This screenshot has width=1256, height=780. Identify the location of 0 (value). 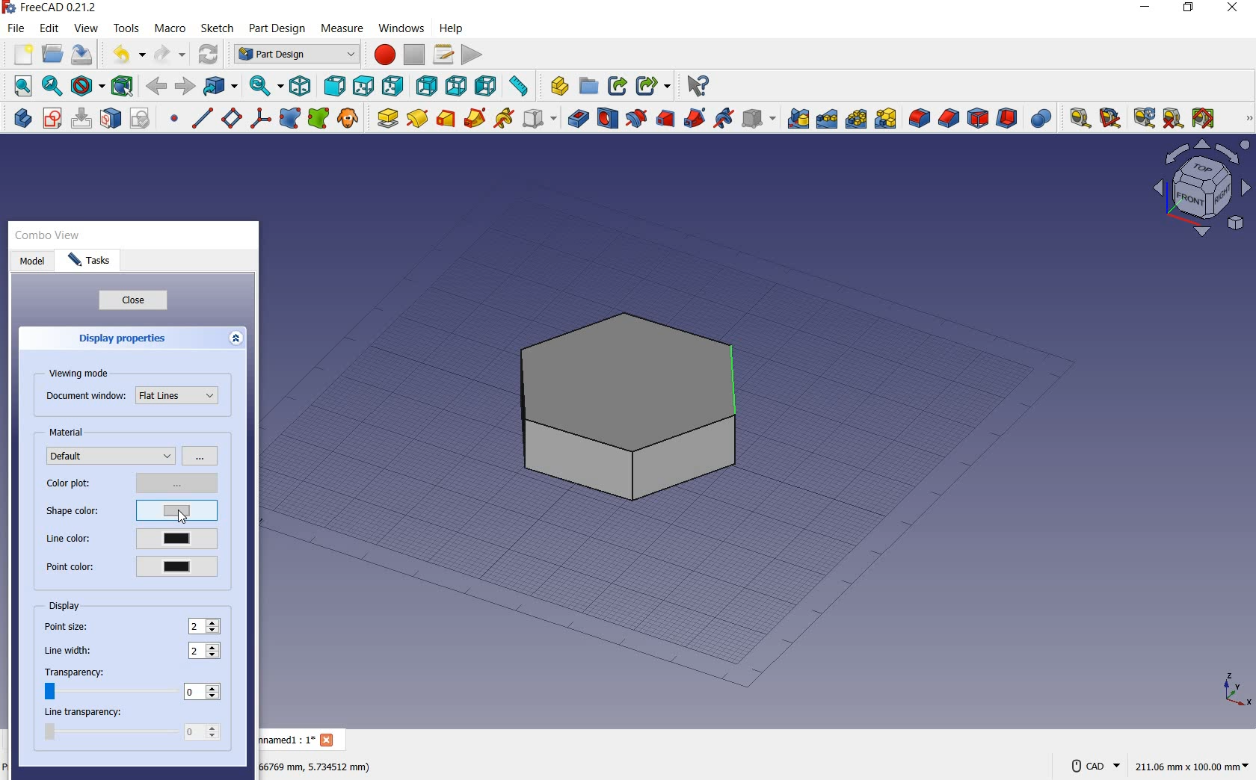
(201, 731).